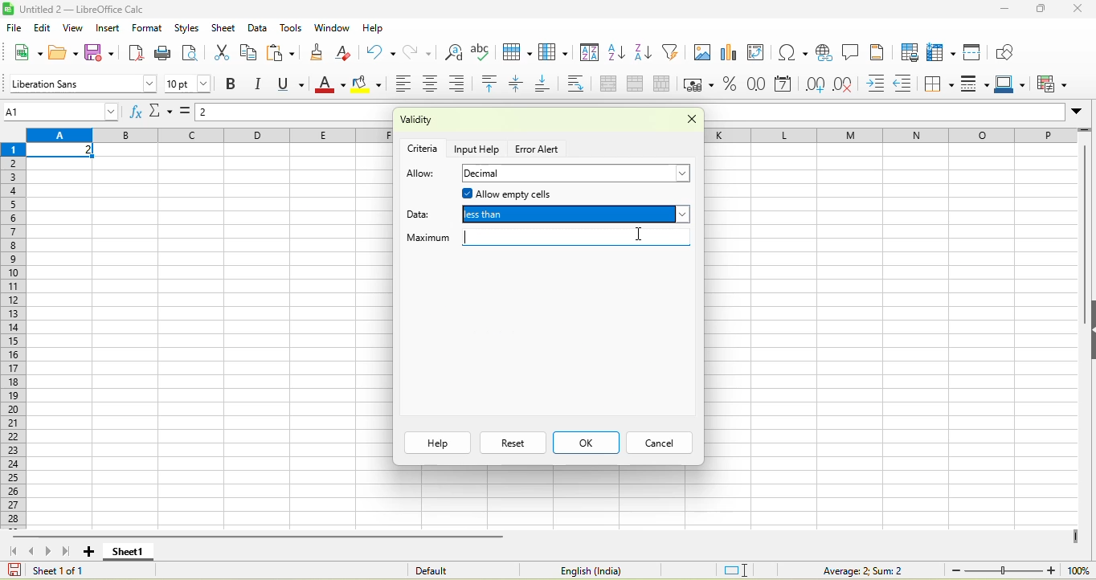  Describe the element at coordinates (15, 335) in the screenshot. I see `rows` at that location.